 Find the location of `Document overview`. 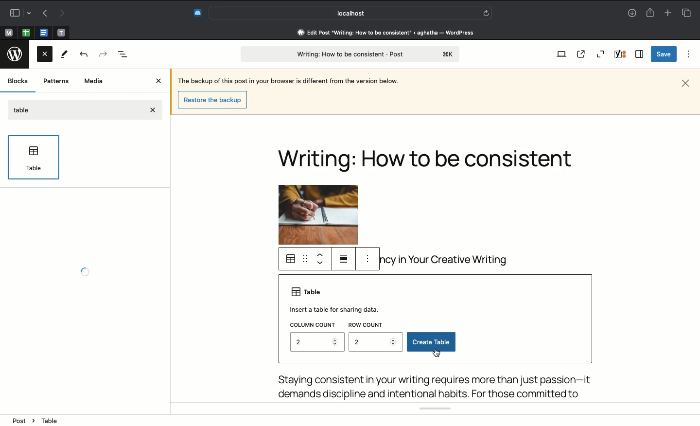

Document overview is located at coordinates (123, 54).